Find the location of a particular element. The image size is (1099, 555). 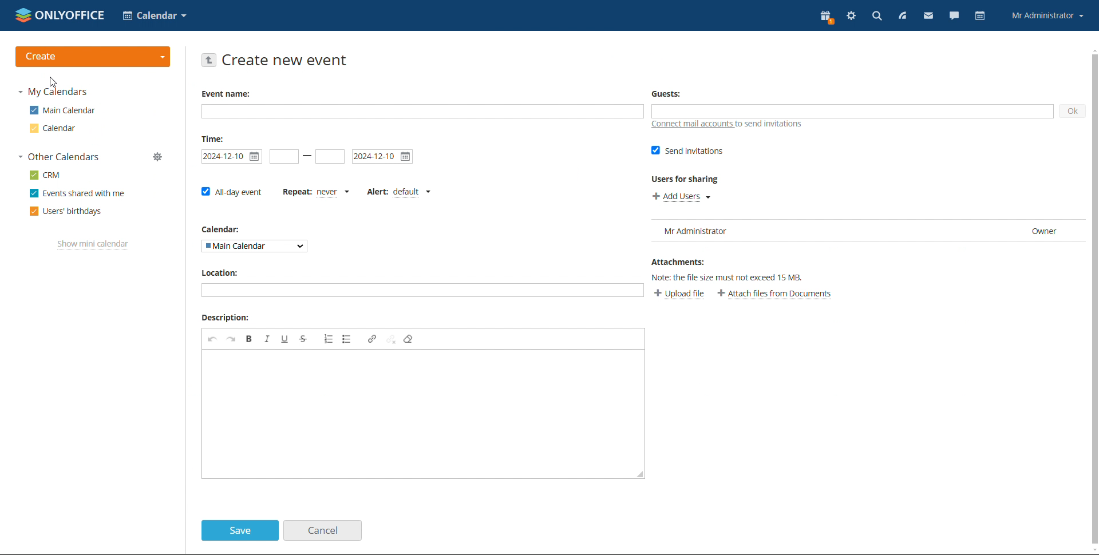

scrollbar is located at coordinates (1095, 299).